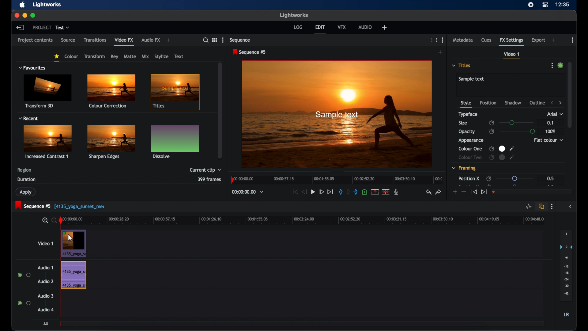 The width and height of the screenshot is (588, 331). I want to click on apple icon, so click(22, 5).